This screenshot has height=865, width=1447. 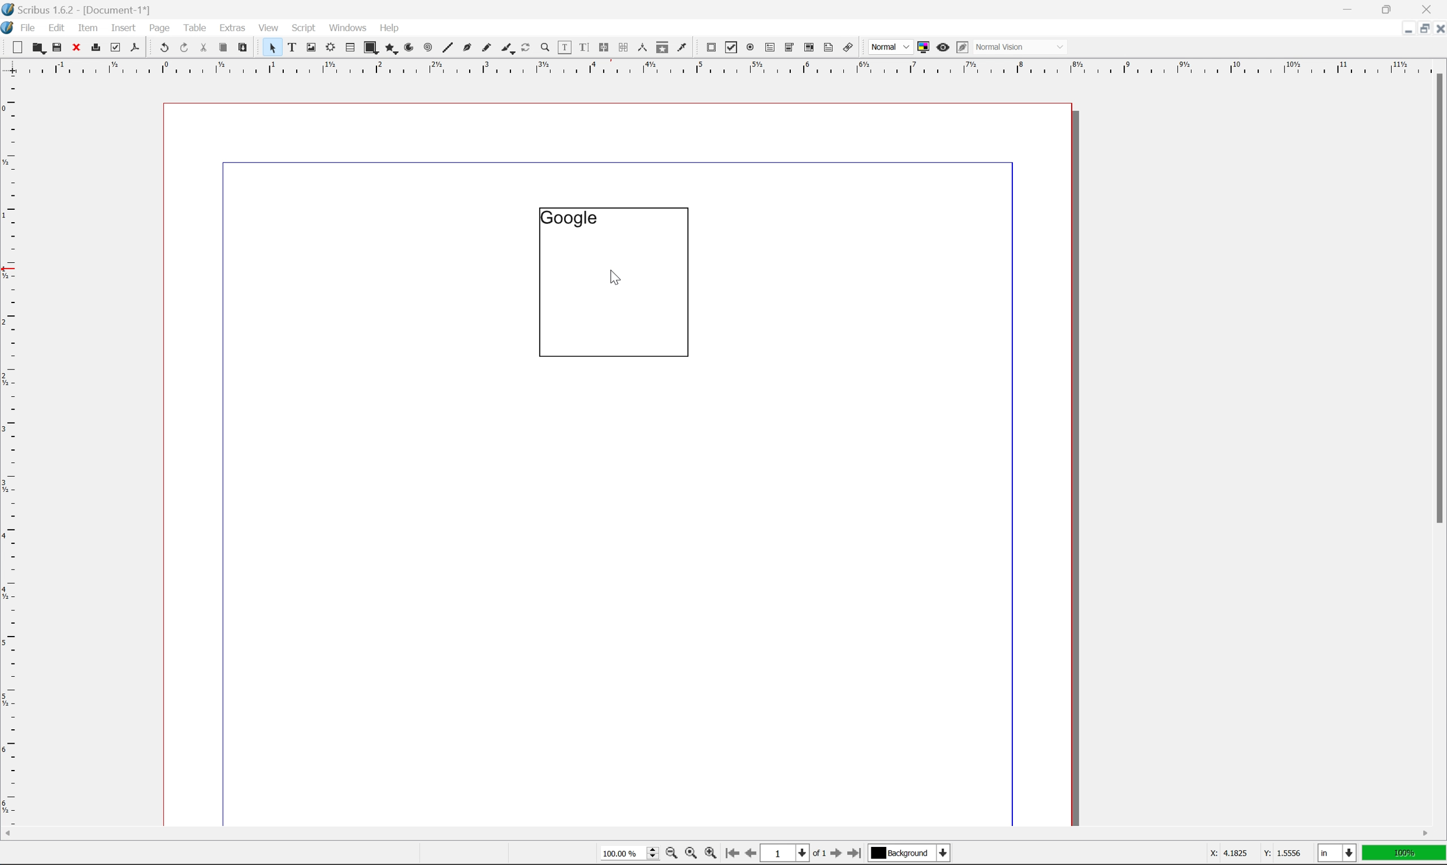 What do you see at coordinates (642, 47) in the screenshot?
I see `measurements` at bounding box center [642, 47].